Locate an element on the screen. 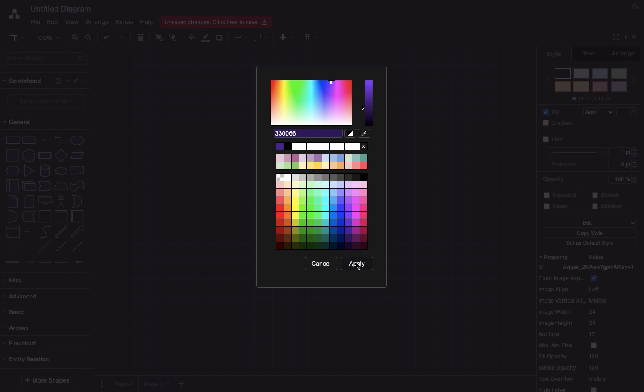  Table is located at coordinates (309, 37).